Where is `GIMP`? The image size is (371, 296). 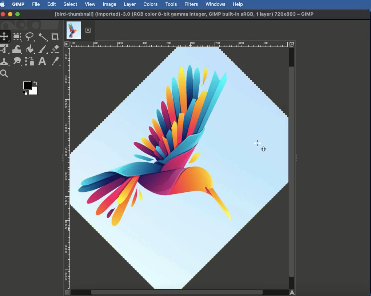 GIMP is located at coordinates (18, 4).